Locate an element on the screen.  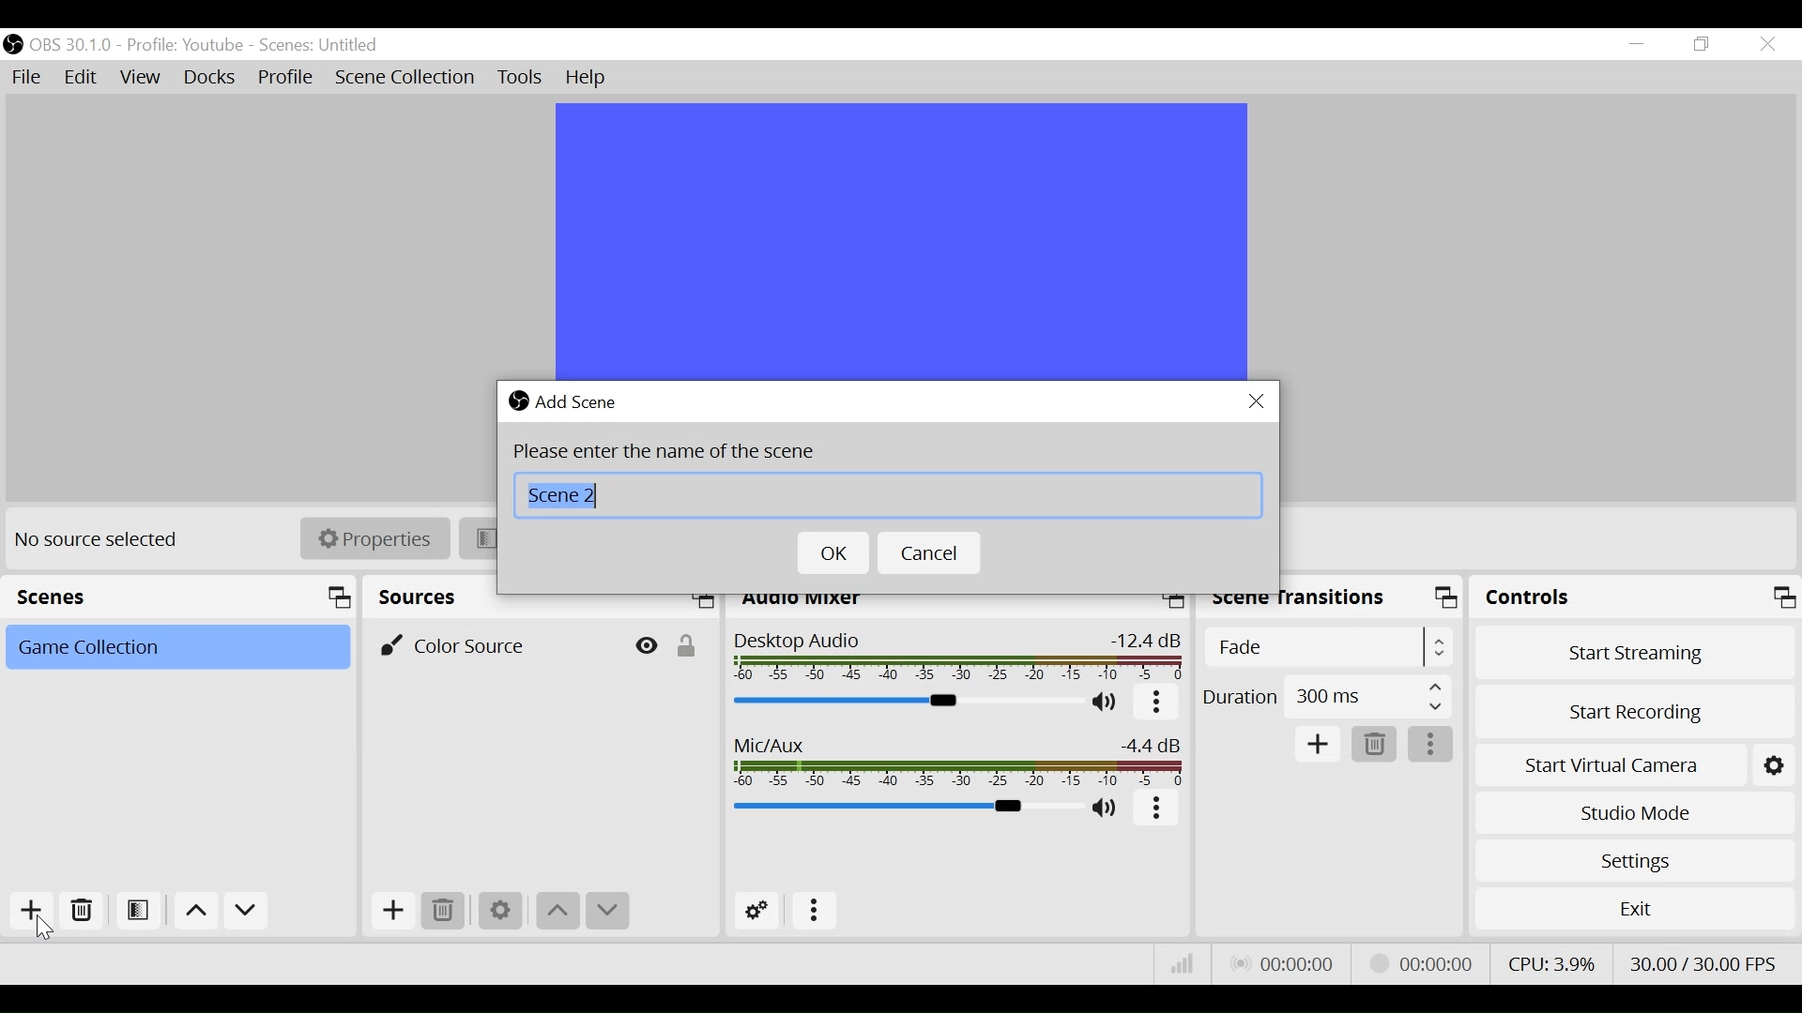
Move down is located at coordinates (605, 912).